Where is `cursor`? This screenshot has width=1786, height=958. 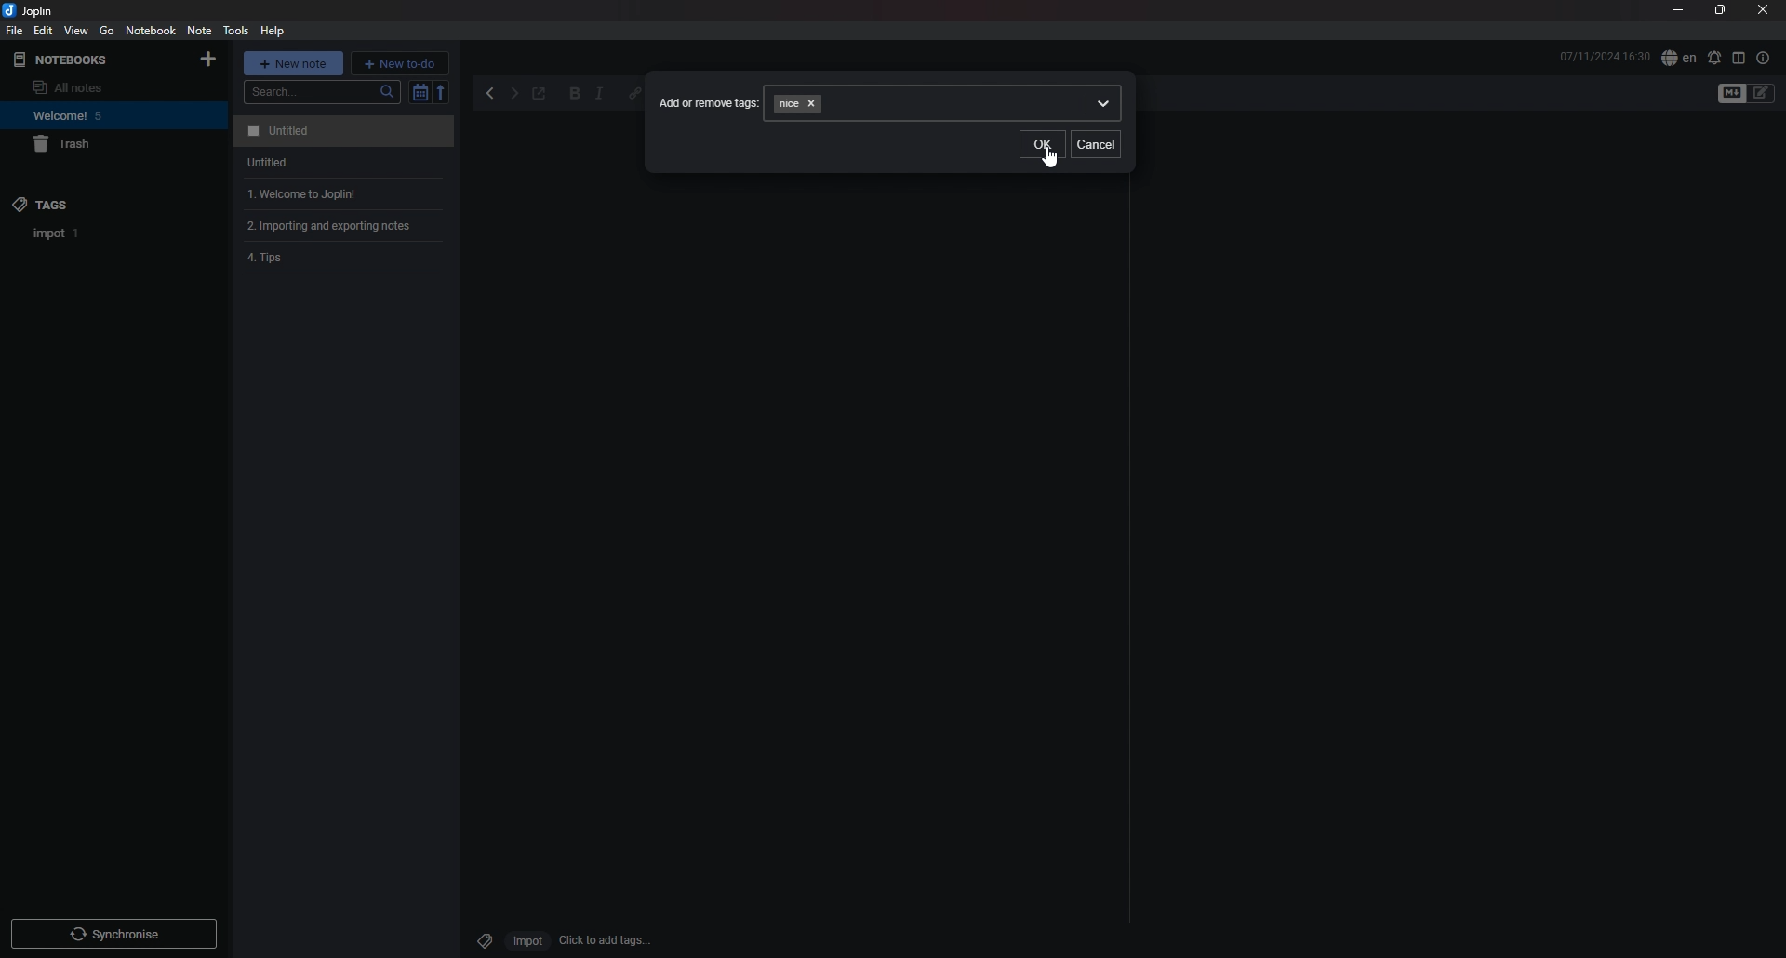 cursor is located at coordinates (1050, 159).